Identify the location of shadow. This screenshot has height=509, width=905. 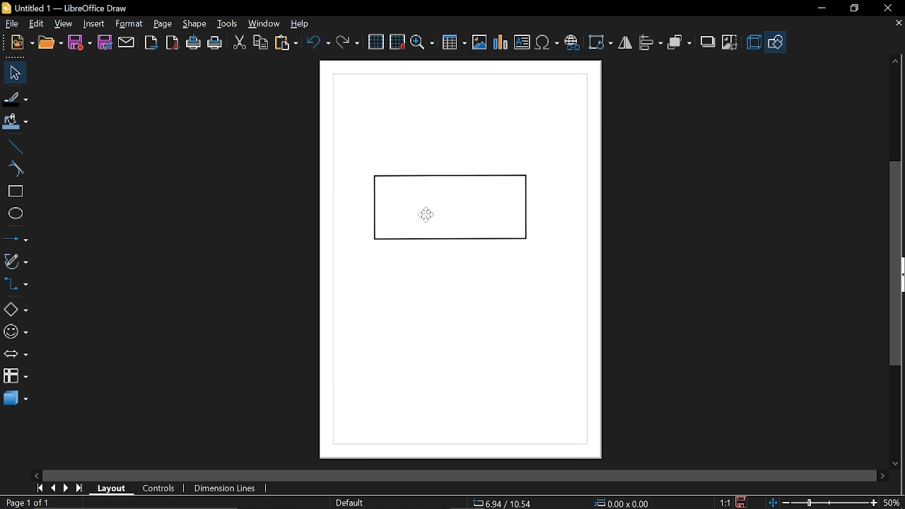
(708, 42).